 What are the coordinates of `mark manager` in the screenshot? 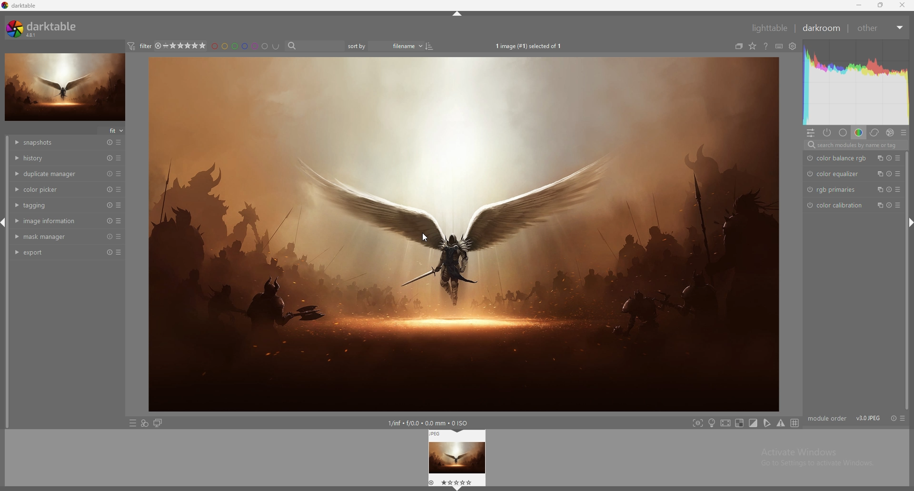 It's located at (51, 236).